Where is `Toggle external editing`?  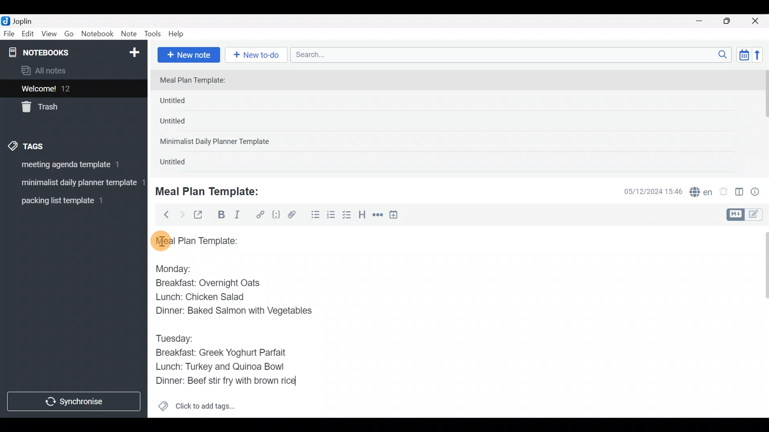
Toggle external editing is located at coordinates (201, 215).